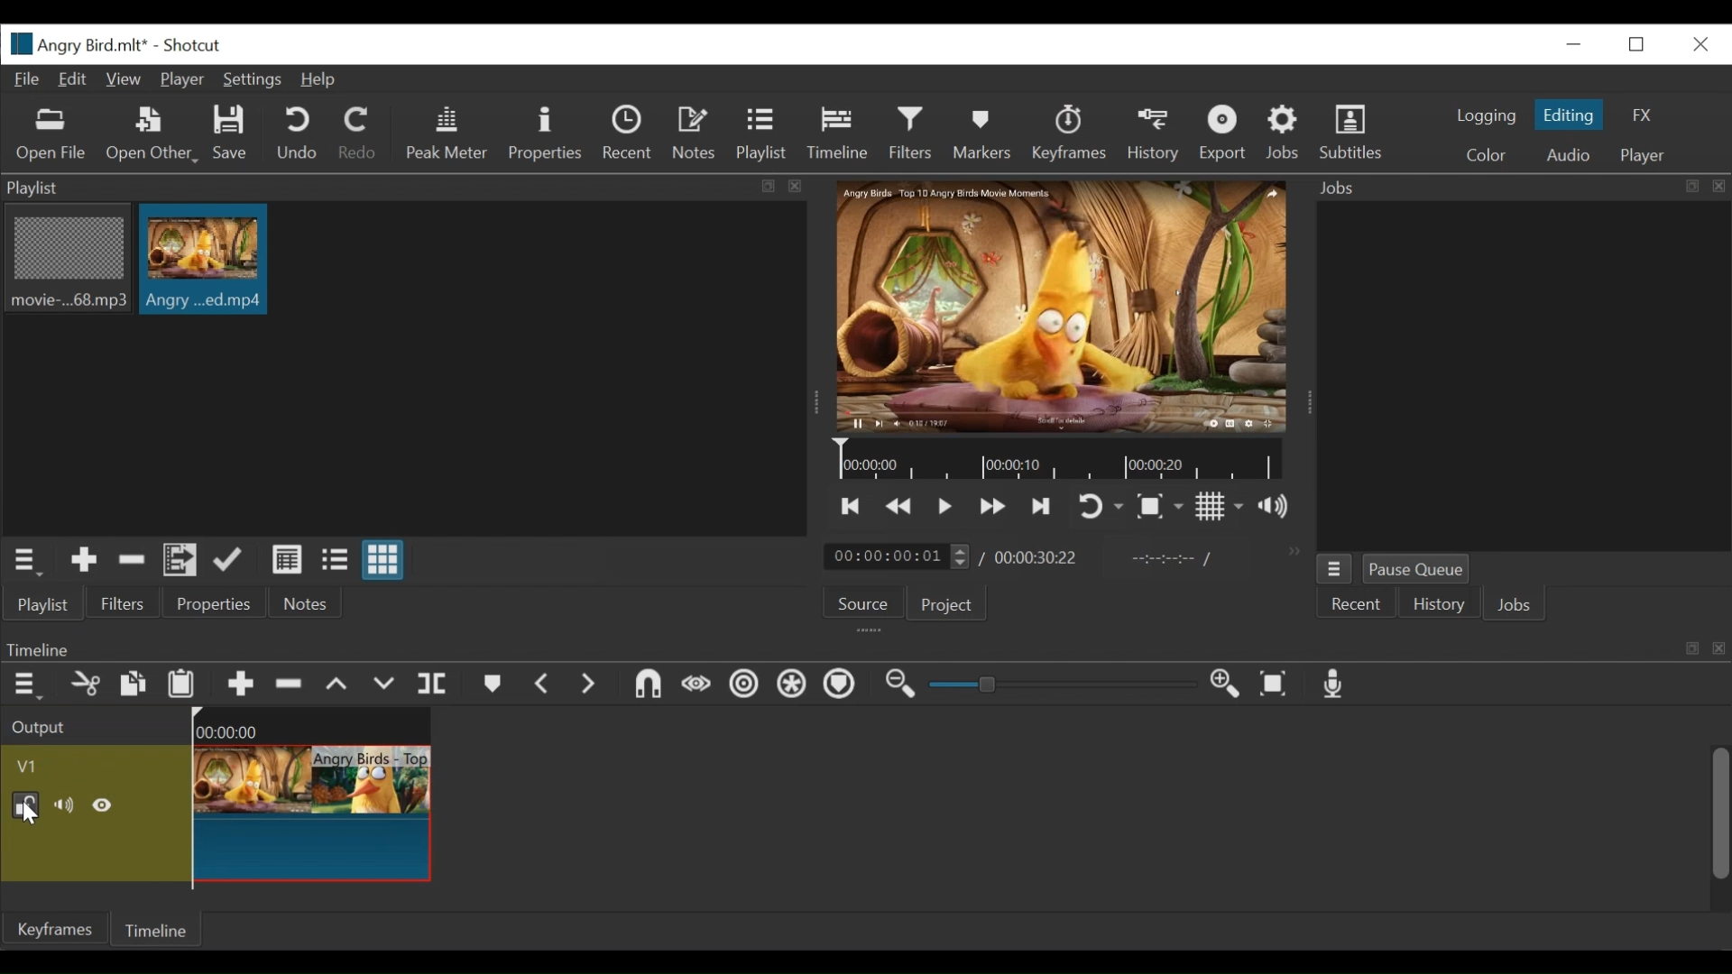 This screenshot has width=1732, height=974. I want to click on Color, so click(1490, 154).